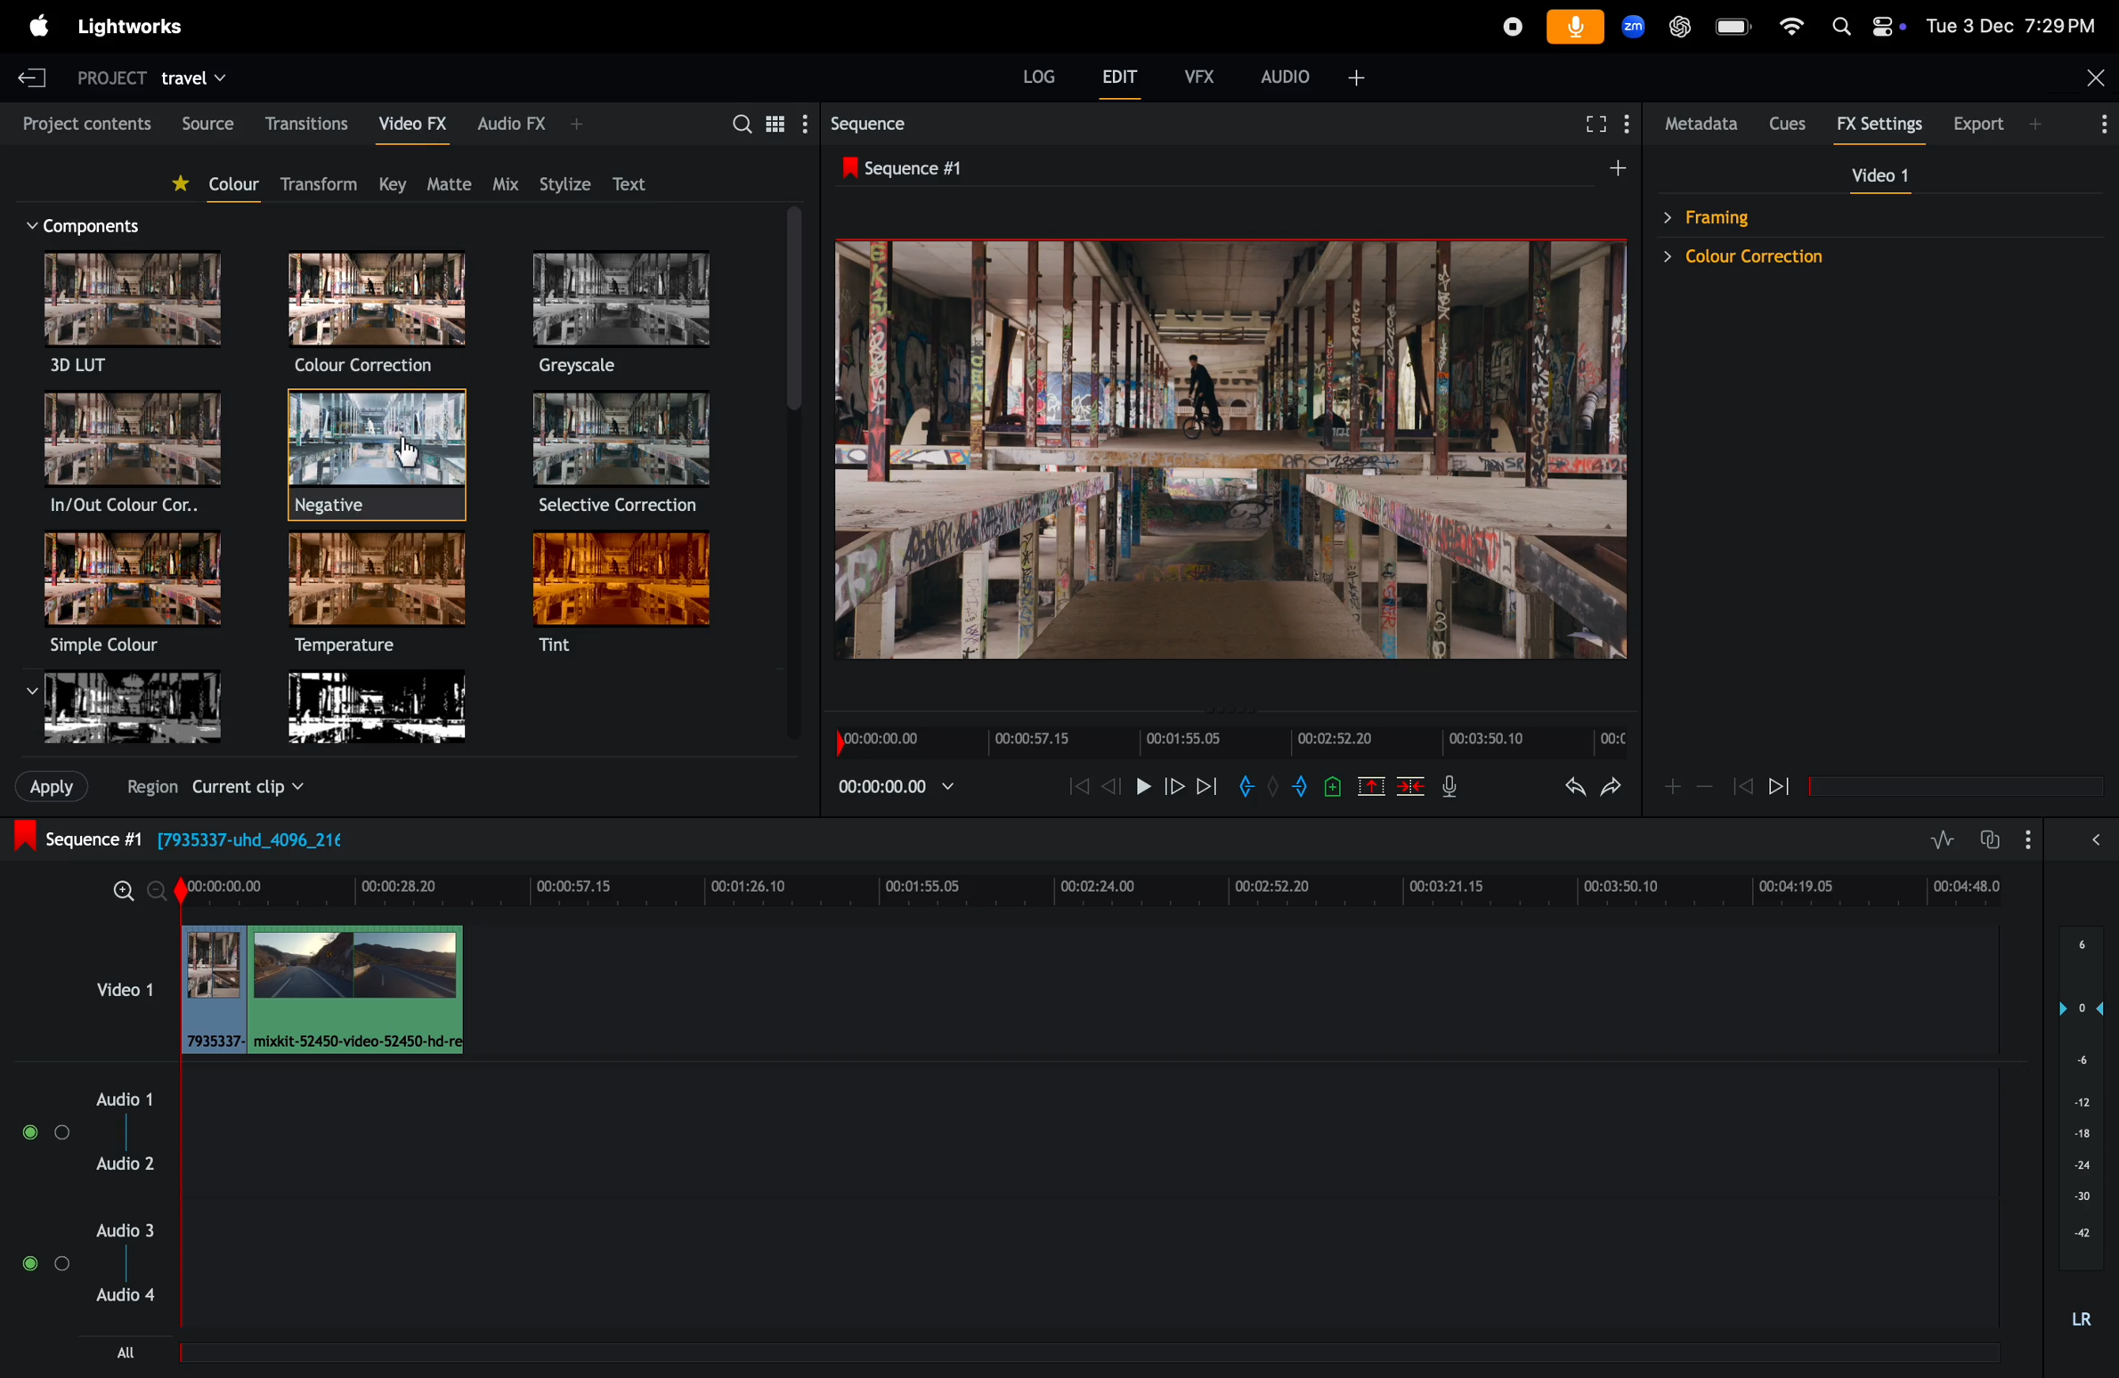 Image resolution: width=2119 pixels, height=1378 pixels. What do you see at coordinates (1597, 124) in the screenshot?
I see `full screen` at bounding box center [1597, 124].